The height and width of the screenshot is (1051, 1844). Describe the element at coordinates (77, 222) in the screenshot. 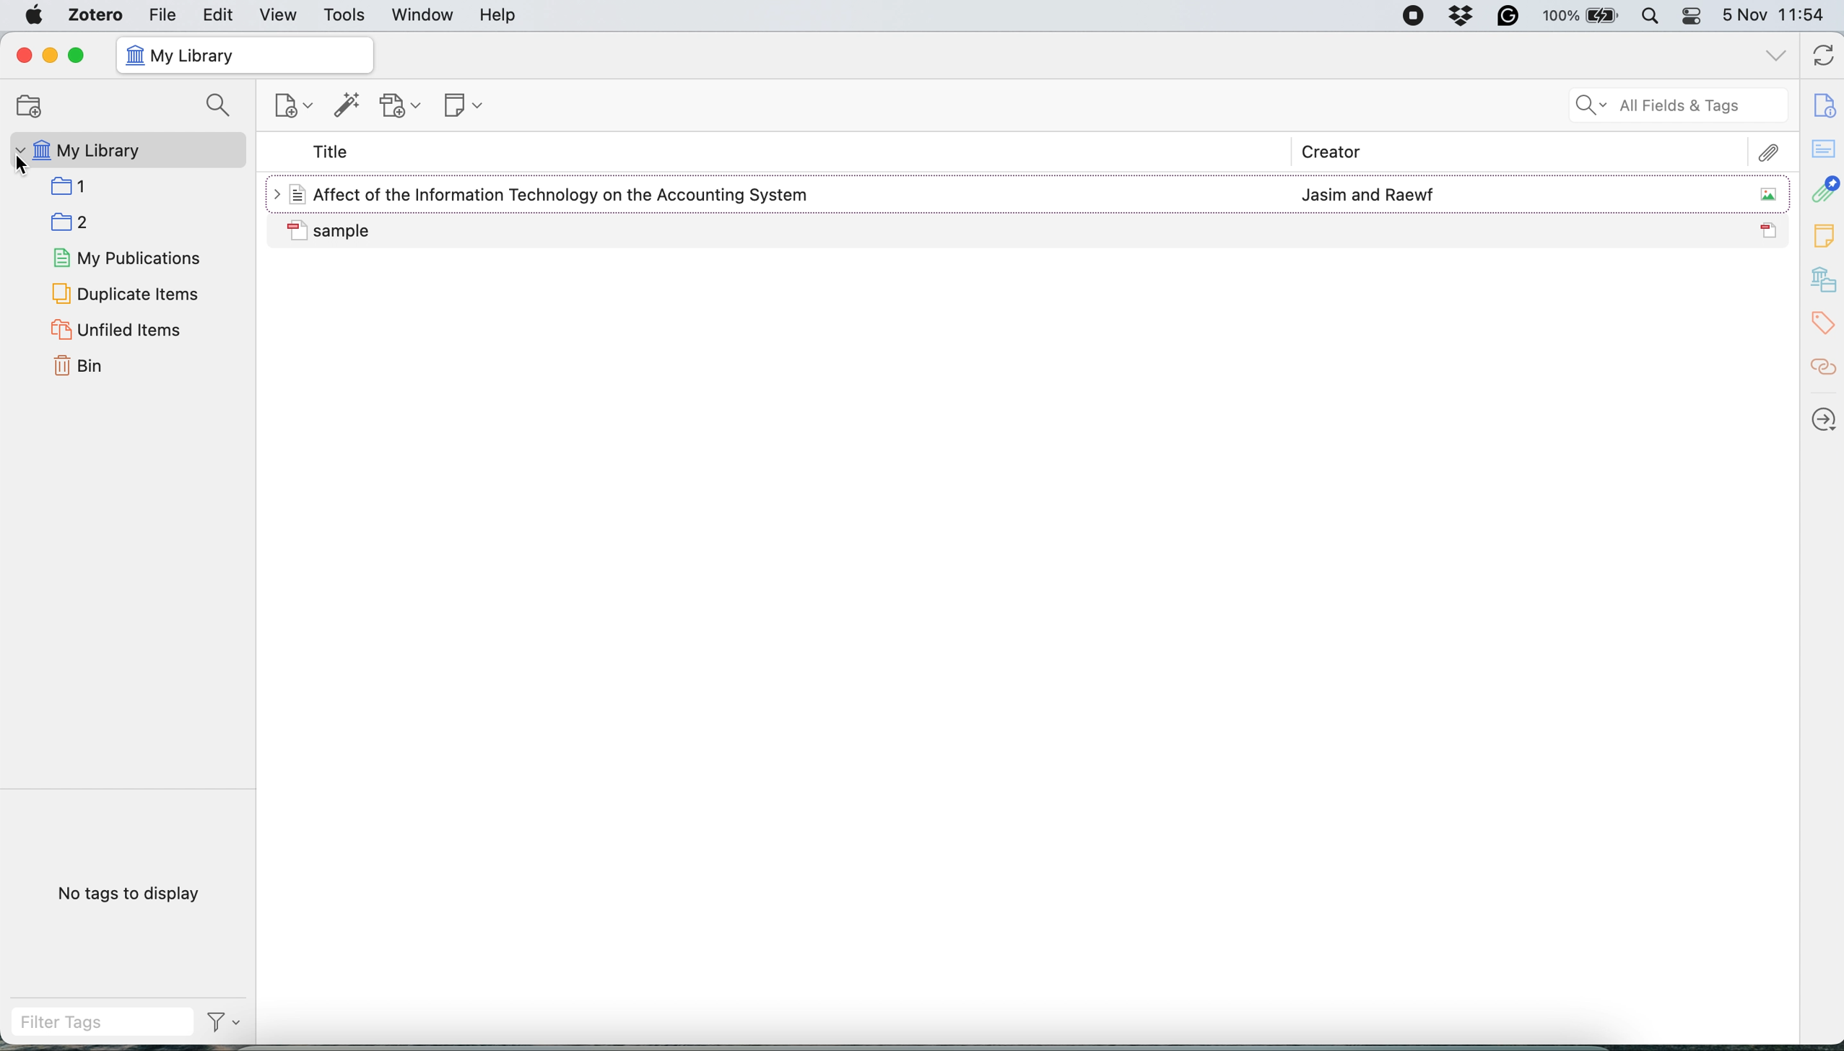

I see `Folder: 2` at that location.